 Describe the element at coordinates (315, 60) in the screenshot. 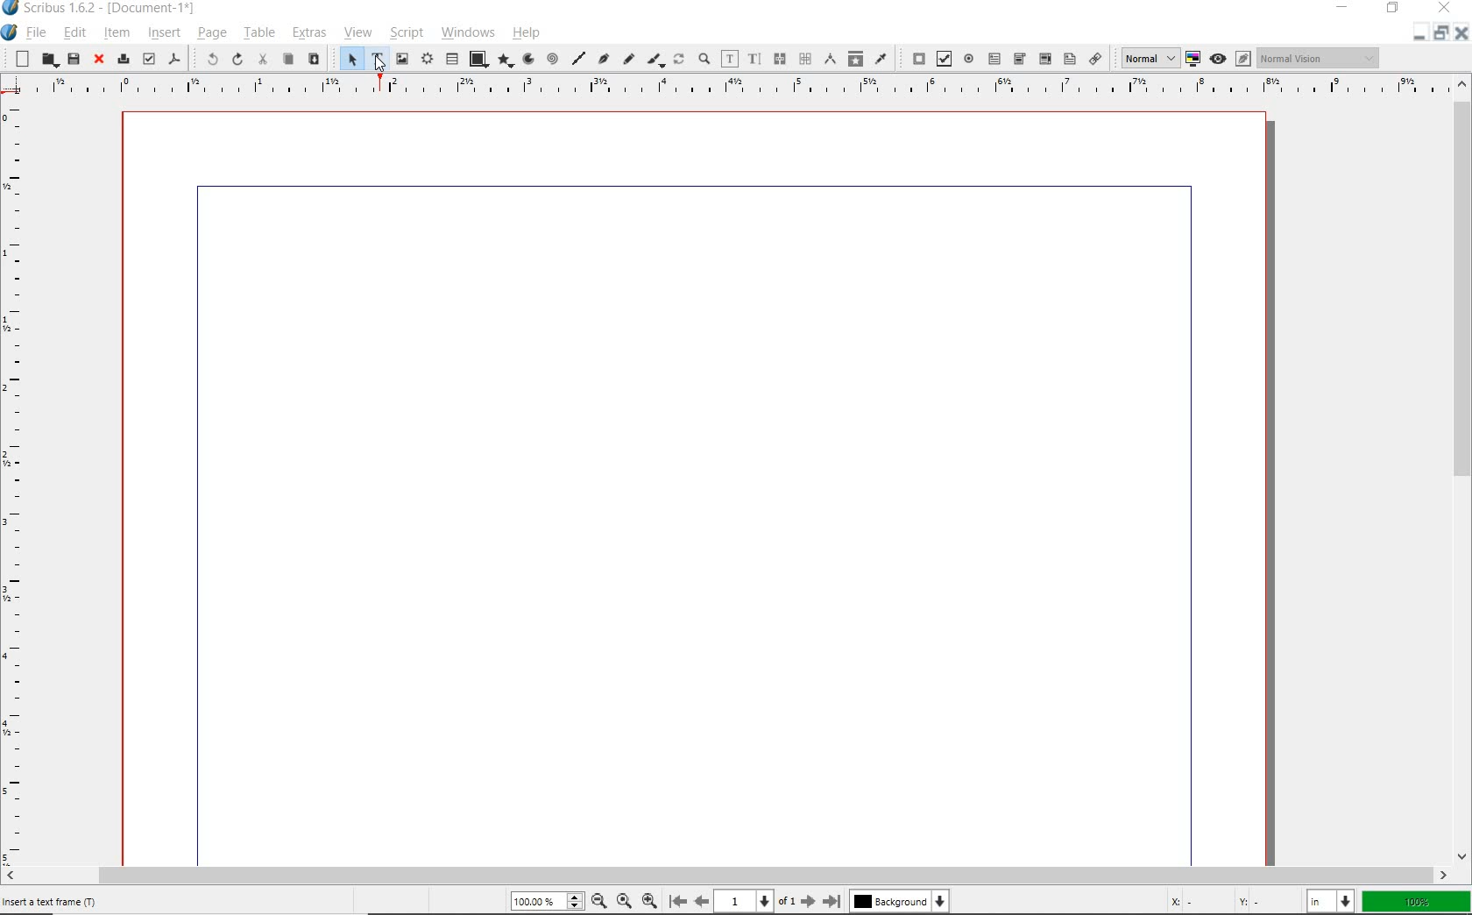

I see `paste` at that location.